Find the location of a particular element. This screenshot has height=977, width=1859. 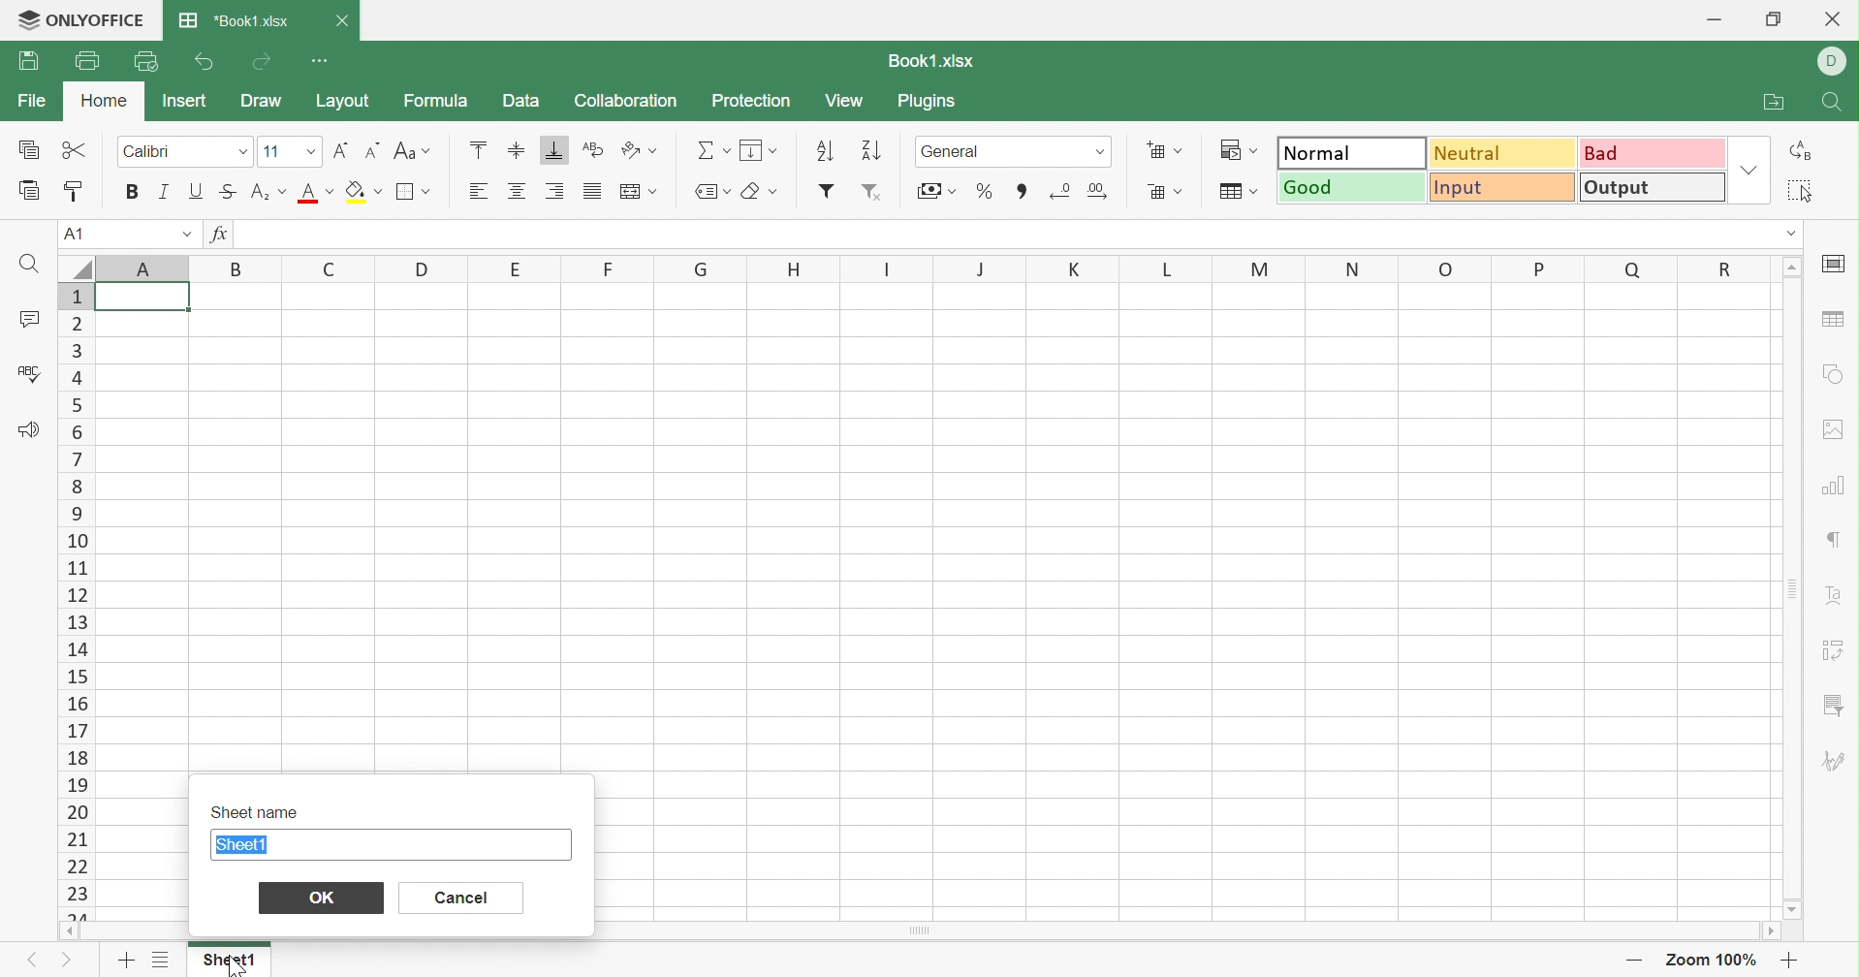

Slide settings is located at coordinates (1837, 263).